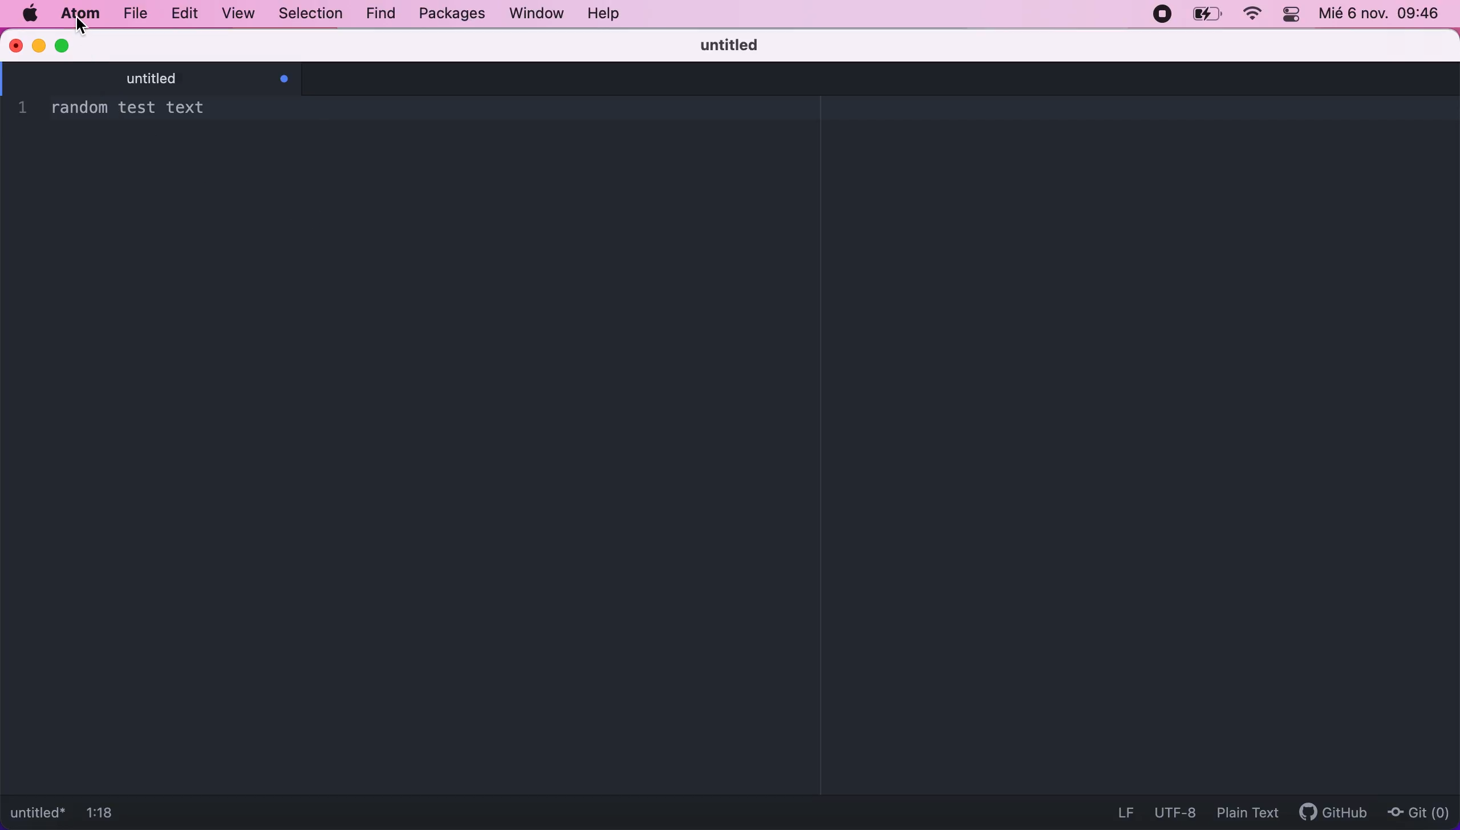 This screenshot has height=830, width=1460. What do you see at coordinates (1293, 15) in the screenshot?
I see `panel control` at bounding box center [1293, 15].